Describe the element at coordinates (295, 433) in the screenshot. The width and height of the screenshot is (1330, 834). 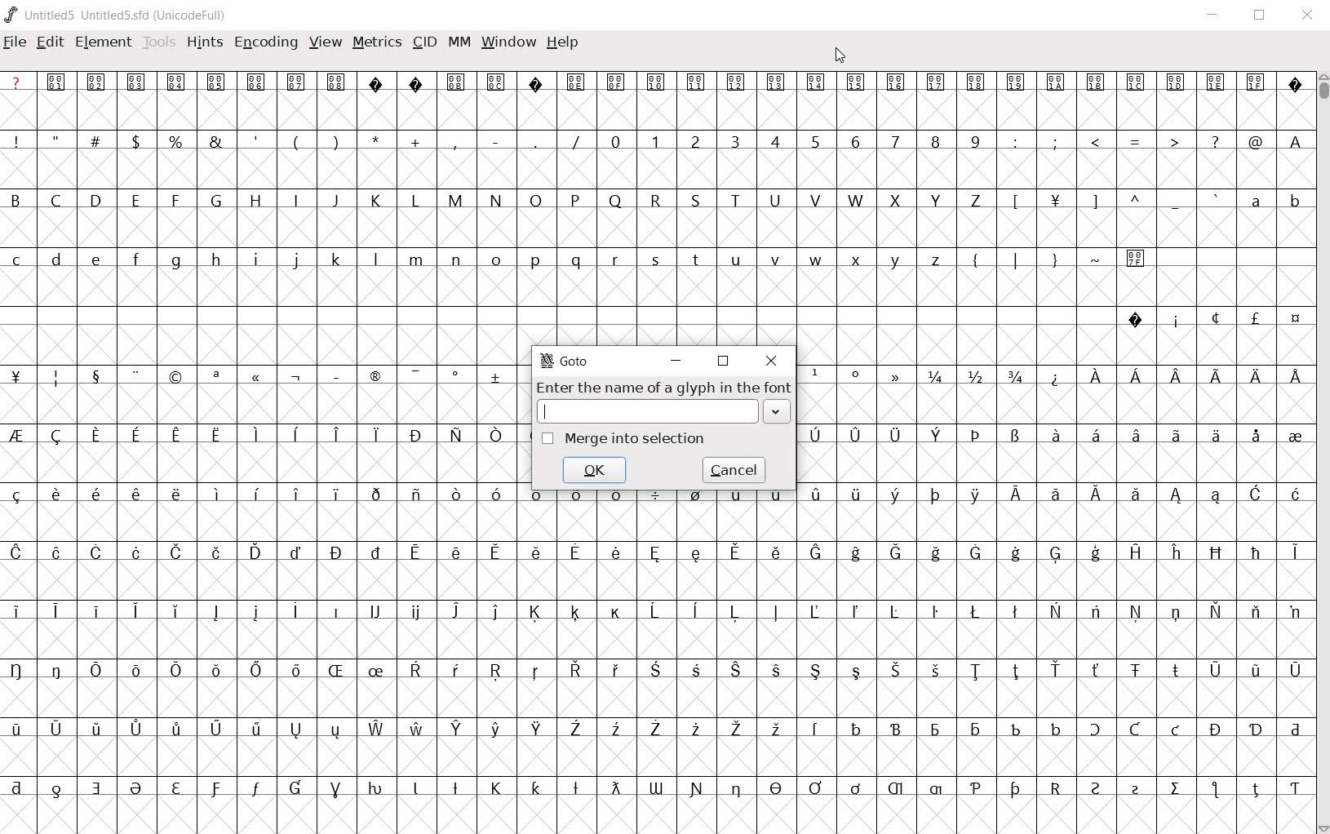
I see `Symbol` at that location.